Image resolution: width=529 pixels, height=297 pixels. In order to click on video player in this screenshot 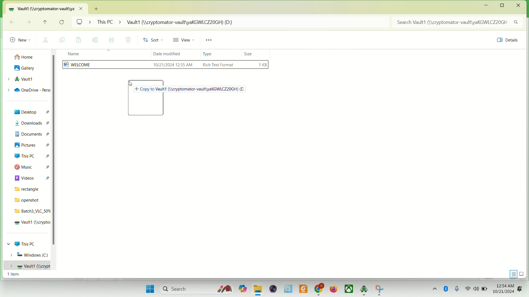, I will do `click(272, 288)`.